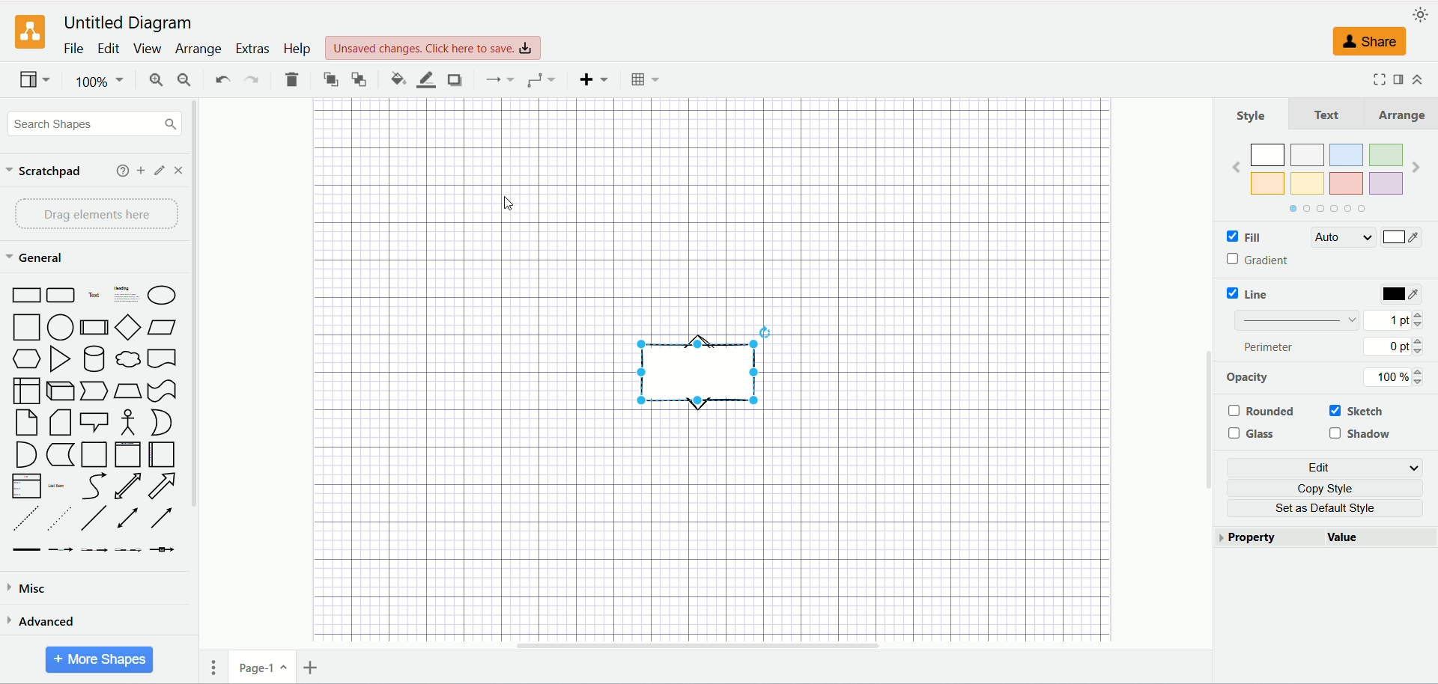  I want to click on edit, so click(159, 171).